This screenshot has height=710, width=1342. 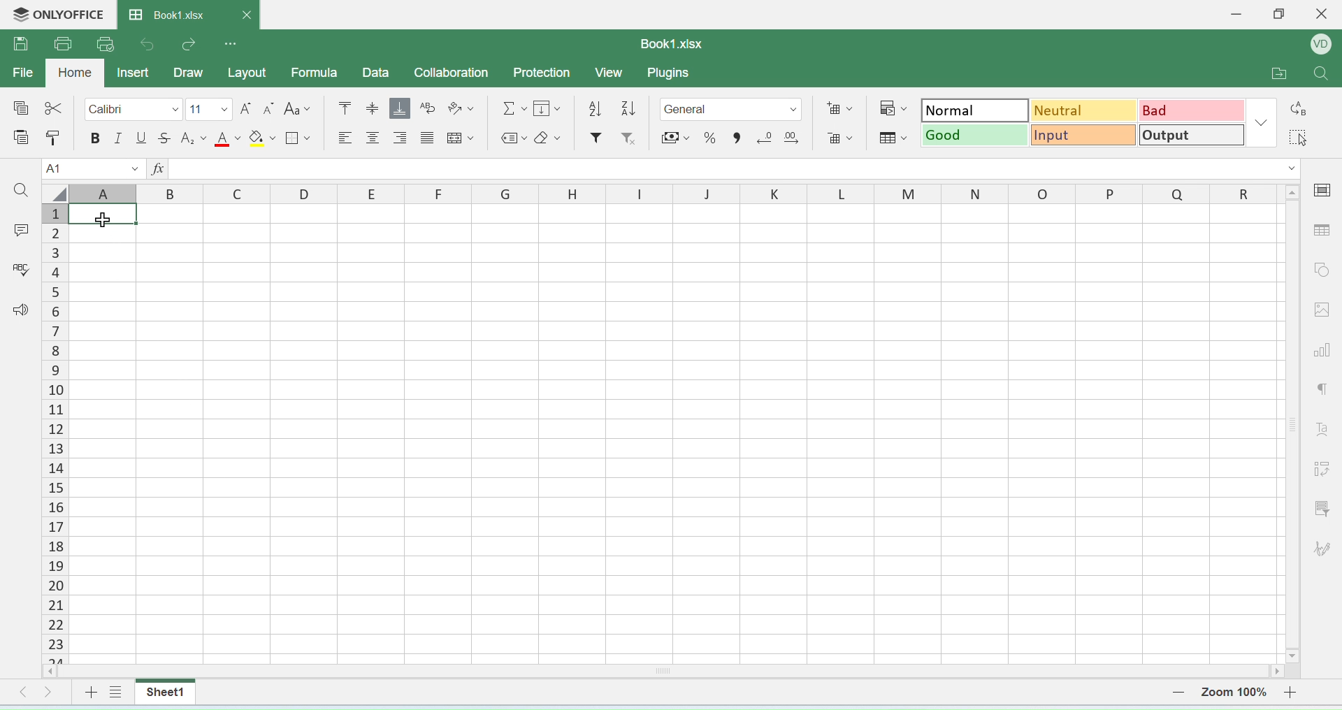 I want to click on filter, so click(x=1325, y=509).